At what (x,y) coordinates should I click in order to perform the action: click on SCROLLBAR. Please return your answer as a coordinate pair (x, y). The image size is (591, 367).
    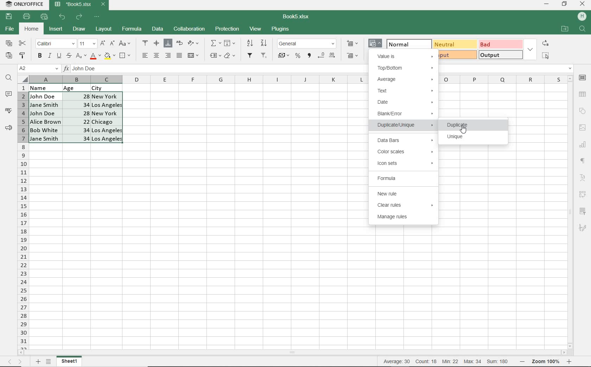
    Looking at the image, I should click on (571, 212).